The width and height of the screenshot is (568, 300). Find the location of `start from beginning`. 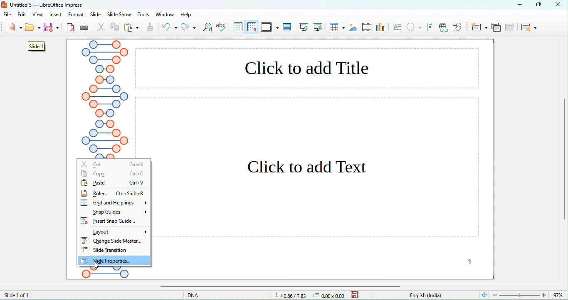

start from beginning is located at coordinates (304, 27).